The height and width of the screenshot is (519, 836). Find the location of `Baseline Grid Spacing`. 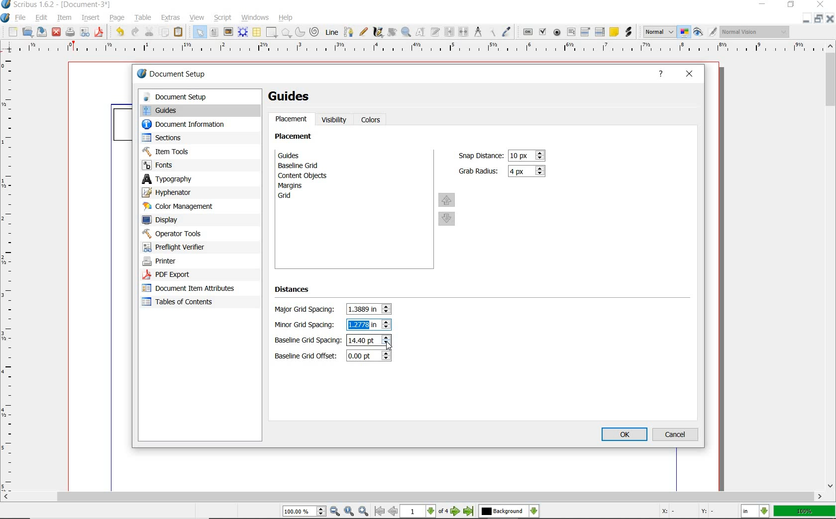

Baseline Grid Spacing is located at coordinates (369, 341).